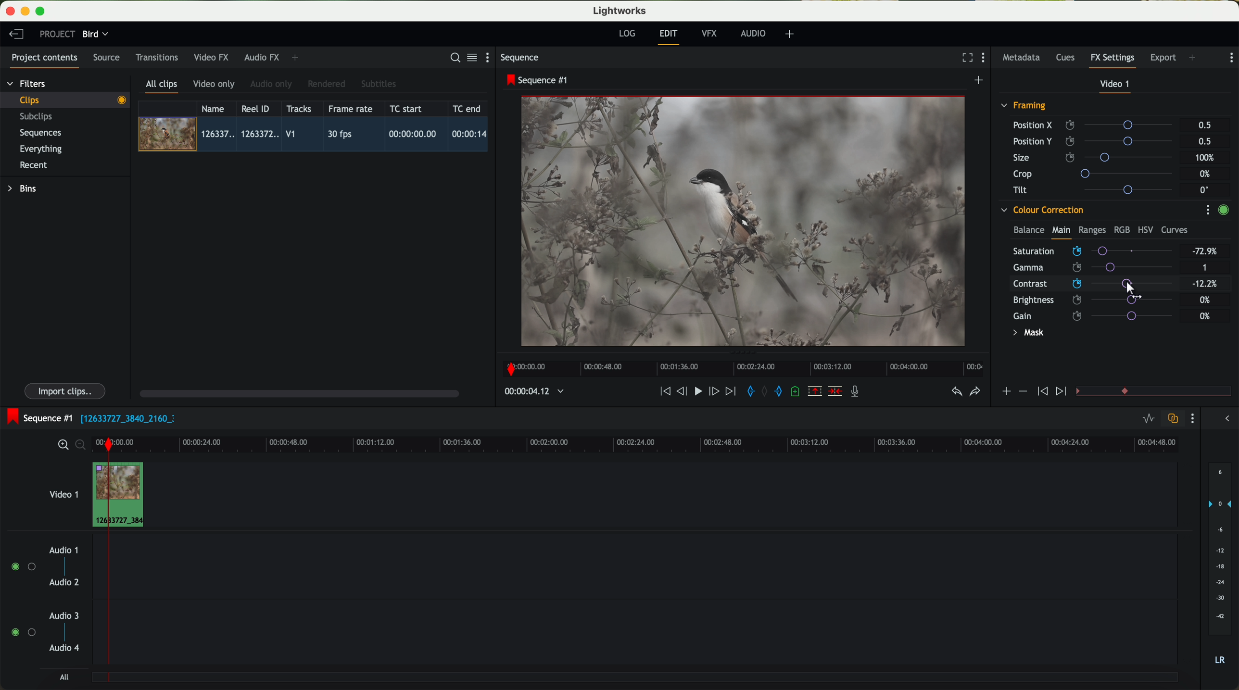 The width and height of the screenshot is (1239, 690). I want to click on close program, so click(10, 11).